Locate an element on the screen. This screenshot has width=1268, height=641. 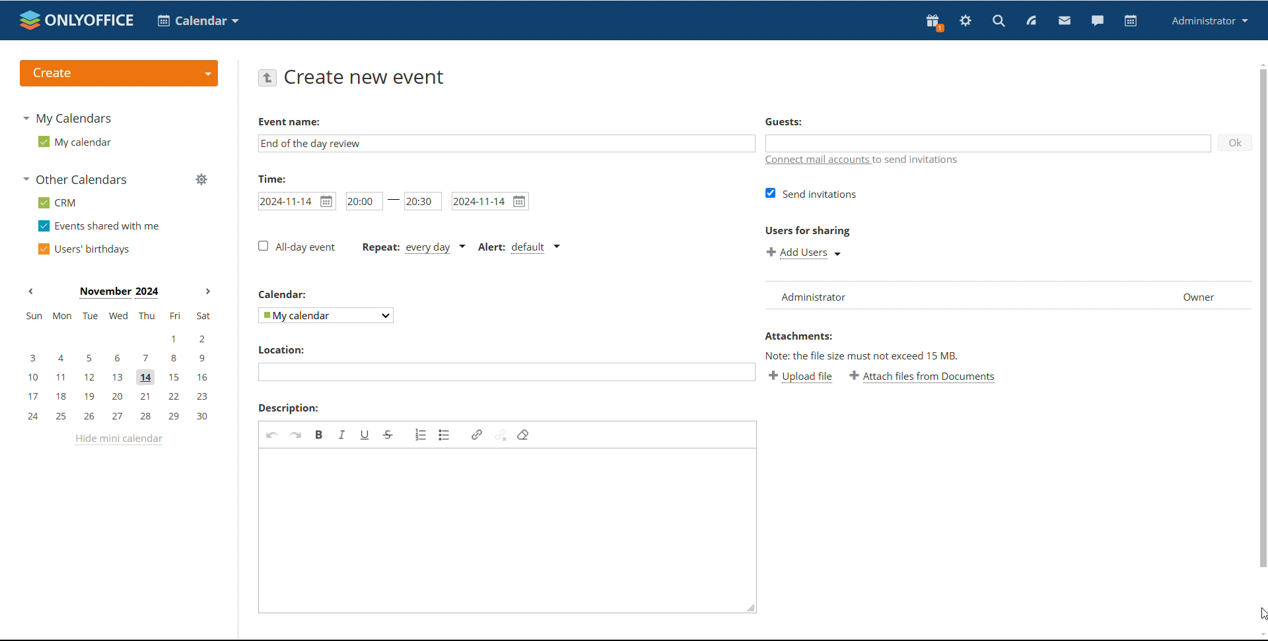
logo is located at coordinates (77, 20).